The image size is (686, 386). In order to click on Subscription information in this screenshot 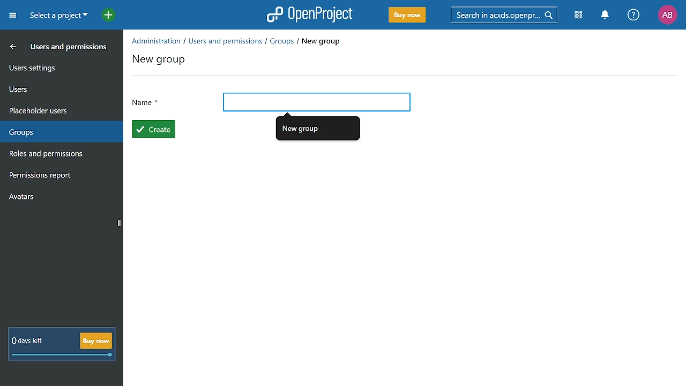, I will do `click(26, 342)`.